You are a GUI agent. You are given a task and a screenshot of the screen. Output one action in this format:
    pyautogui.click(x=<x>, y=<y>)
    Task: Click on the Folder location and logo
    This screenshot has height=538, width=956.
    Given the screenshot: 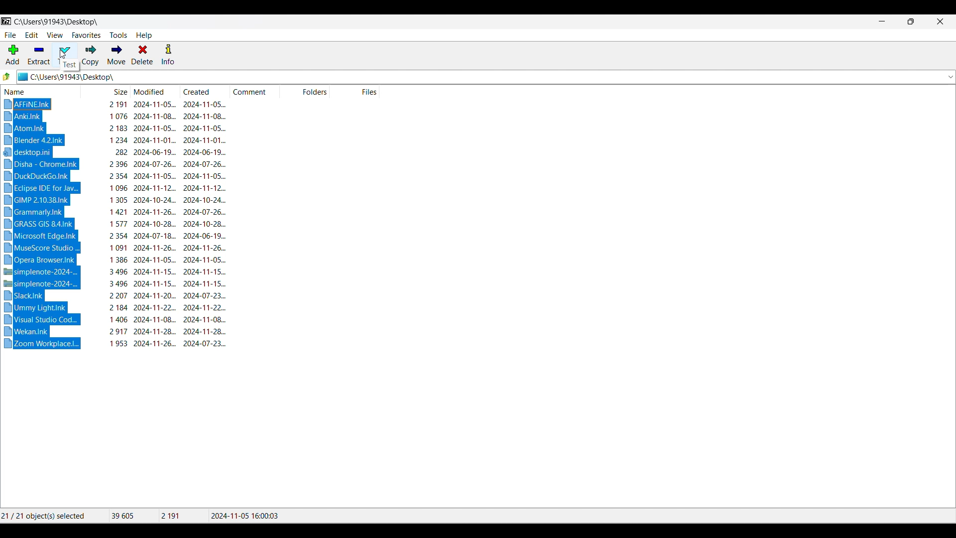 What is the action you would take?
    pyautogui.click(x=479, y=77)
    